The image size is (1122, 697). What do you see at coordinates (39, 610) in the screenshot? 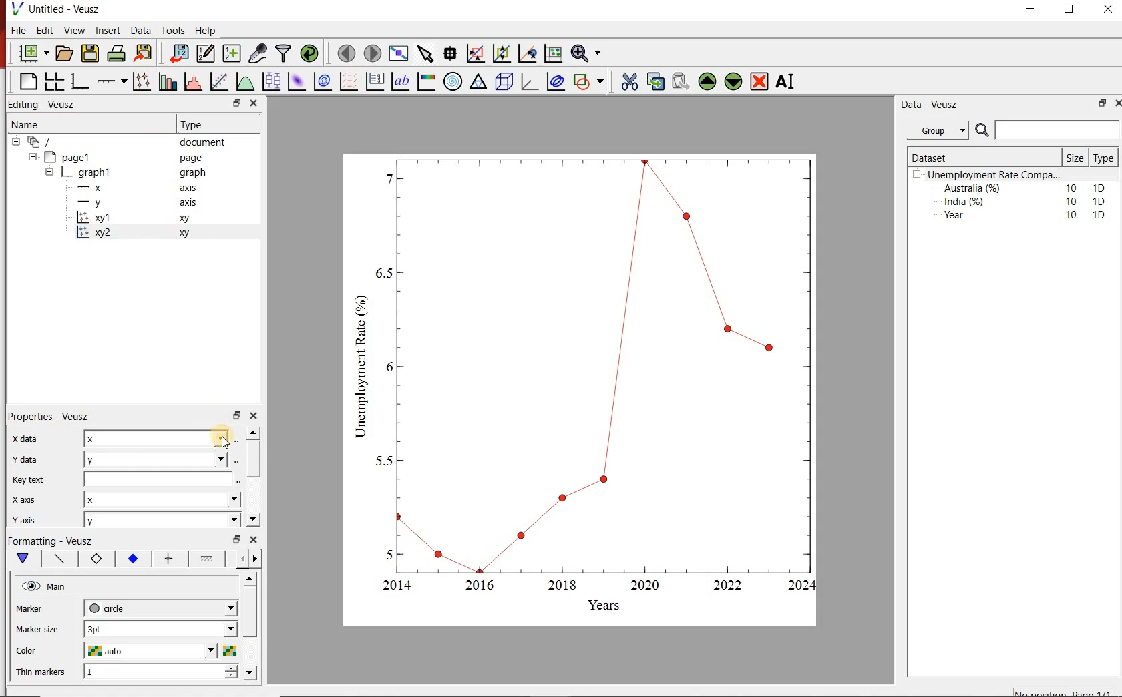
I see `MArker` at bounding box center [39, 610].